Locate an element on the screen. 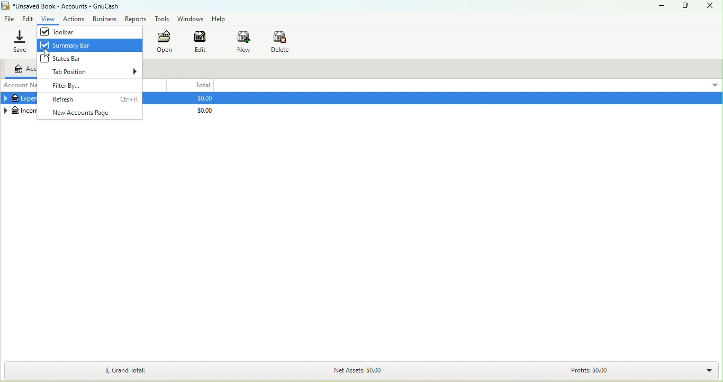 The width and height of the screenshot is (723, 382). Total is located at coordinates (189, 85).